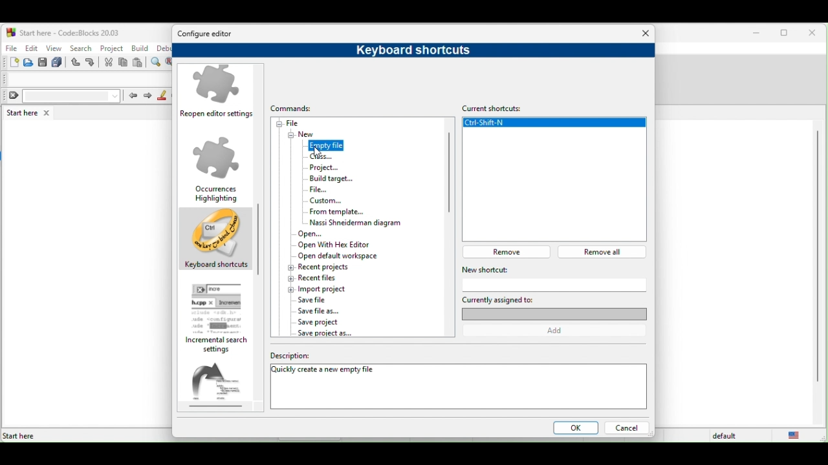 The height and width of the screenshot is (465, 828). What do you see at coordinates (815, 34) in the screenshot?
I see `close` at bounding box center [815, 34].